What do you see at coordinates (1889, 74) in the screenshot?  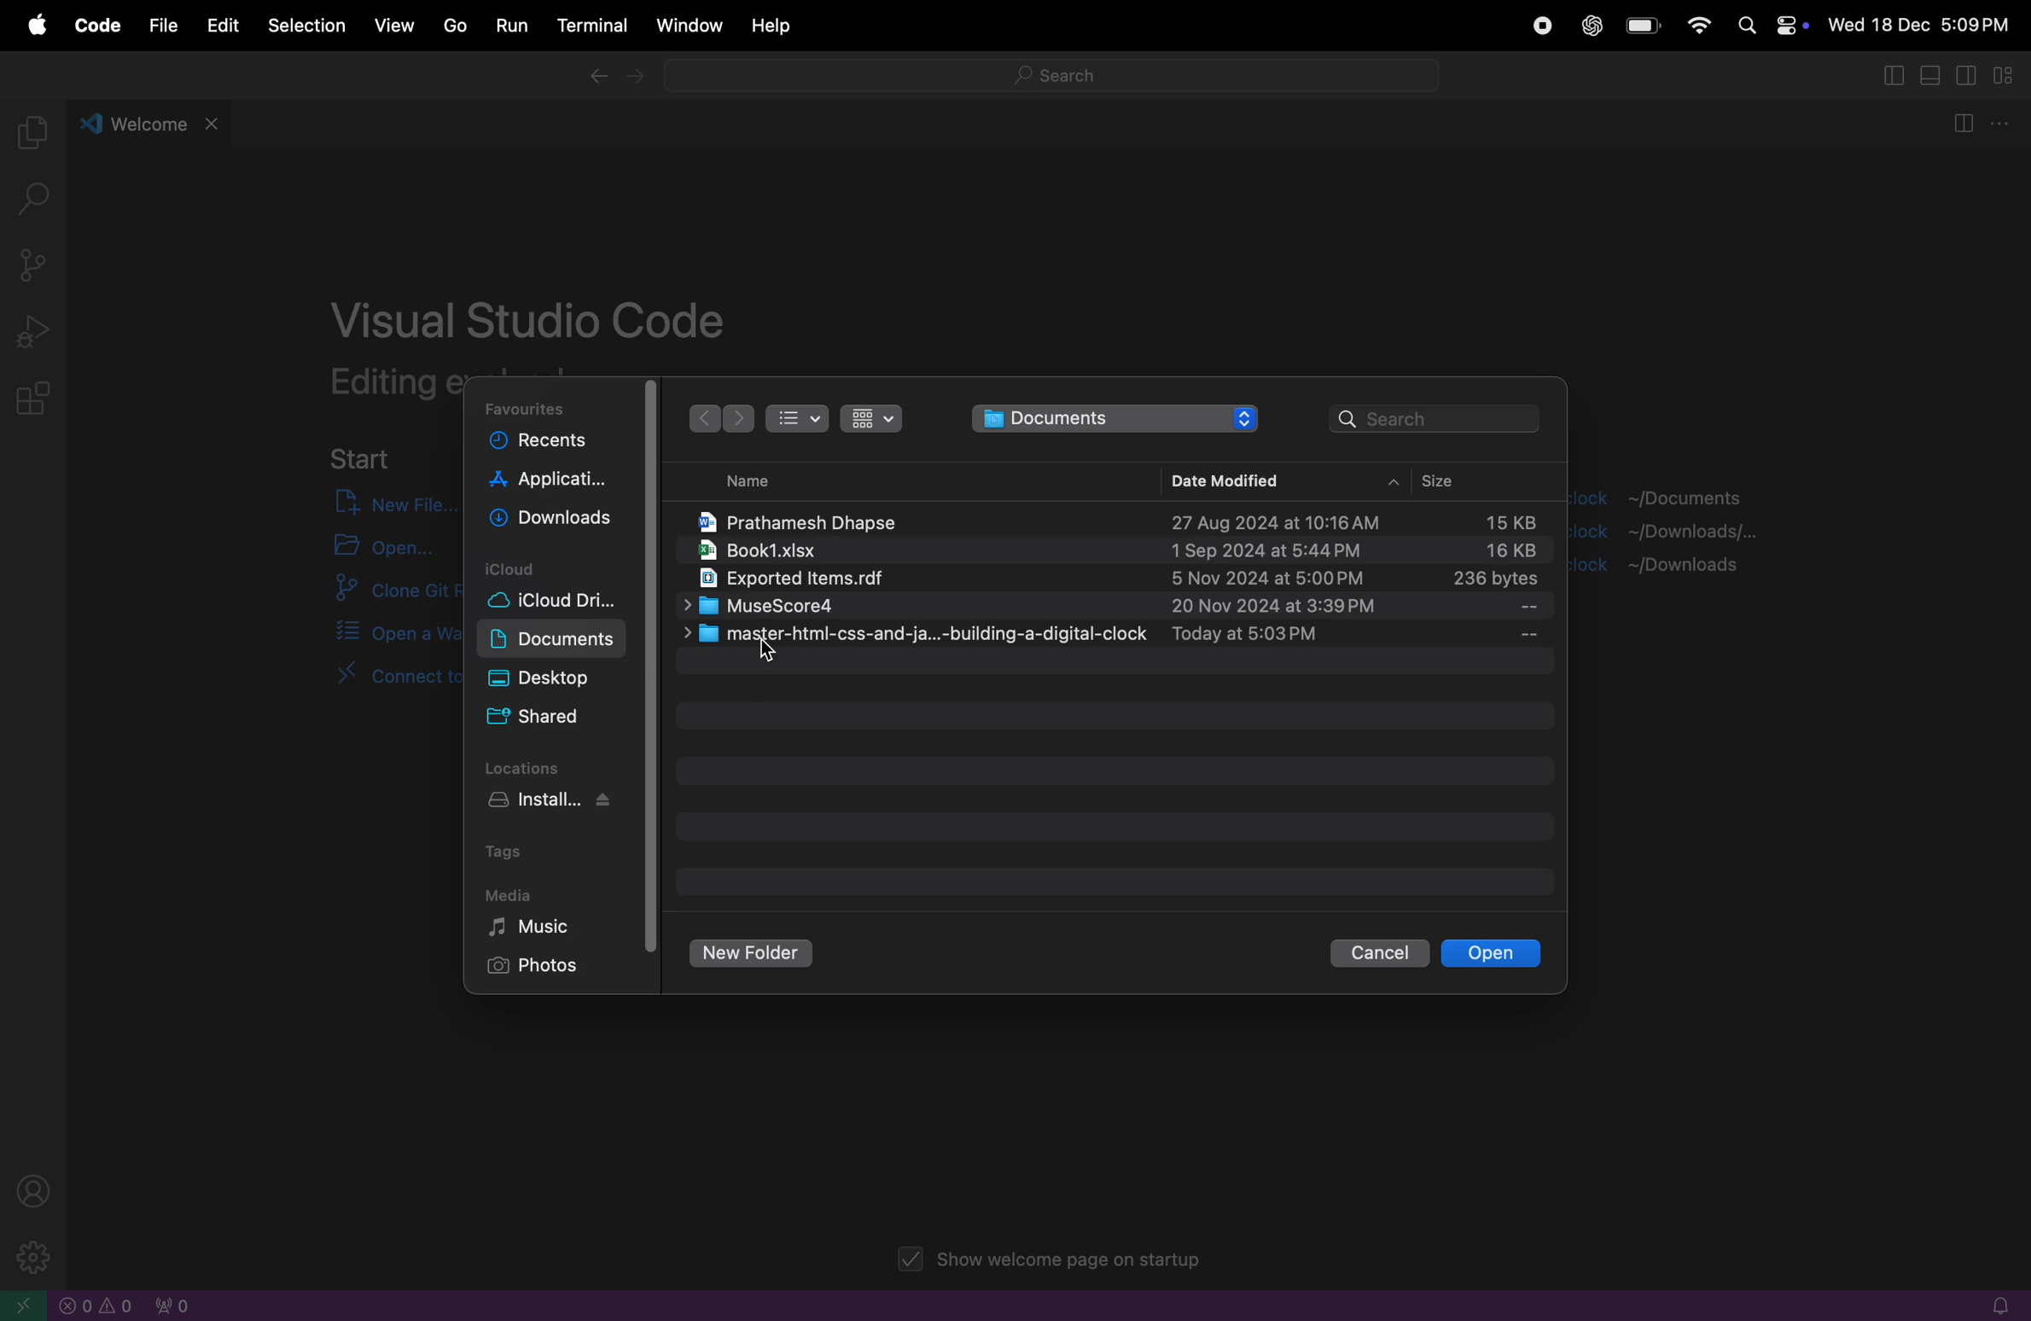 I see `split editor` at bounding box center [1889, 74].